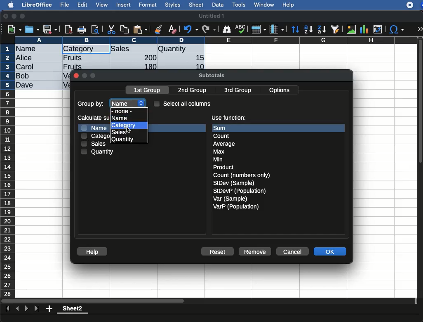  I want to click on help, so click(92, 252).